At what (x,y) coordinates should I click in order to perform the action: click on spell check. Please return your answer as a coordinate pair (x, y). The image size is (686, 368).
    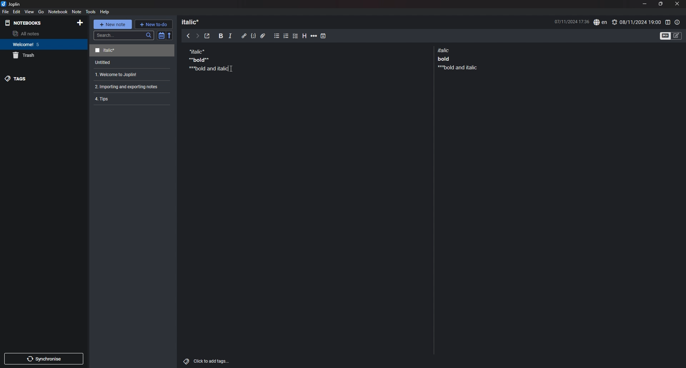
    Looking at the image, I should click on (600, 23).